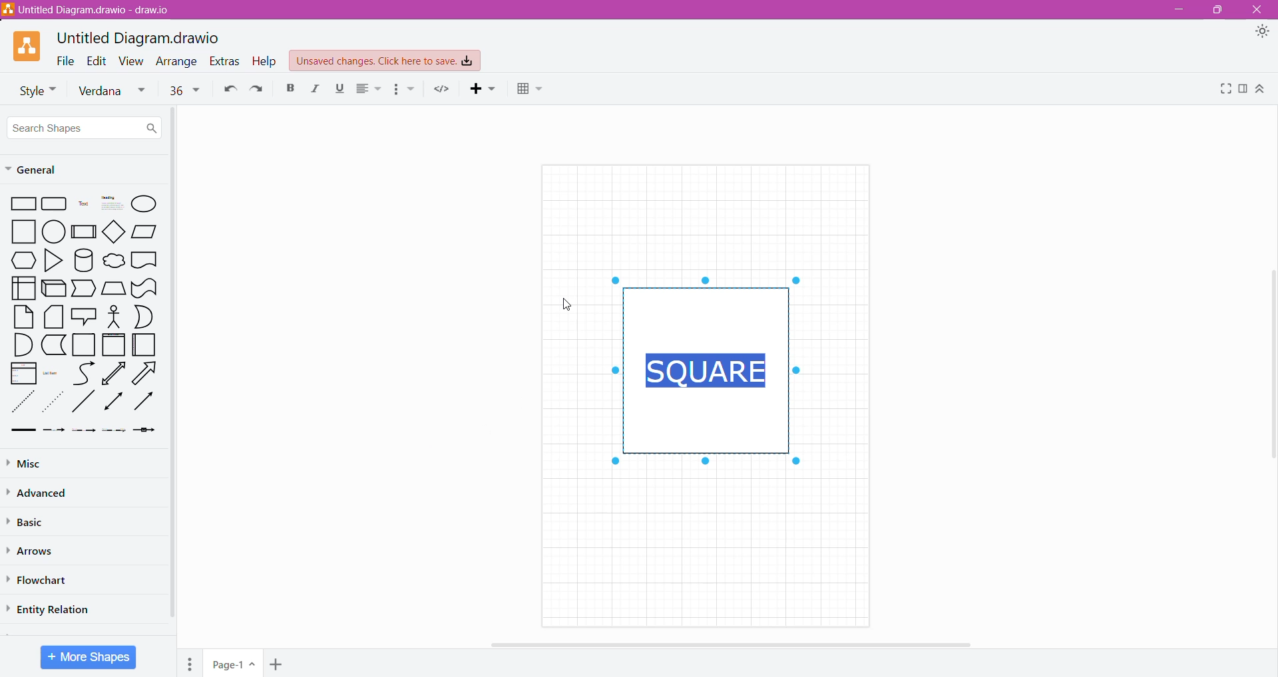  What do you see at coordinates (20, 374) in the screenshot?
I see `List box` at bounding box center [20, 374].